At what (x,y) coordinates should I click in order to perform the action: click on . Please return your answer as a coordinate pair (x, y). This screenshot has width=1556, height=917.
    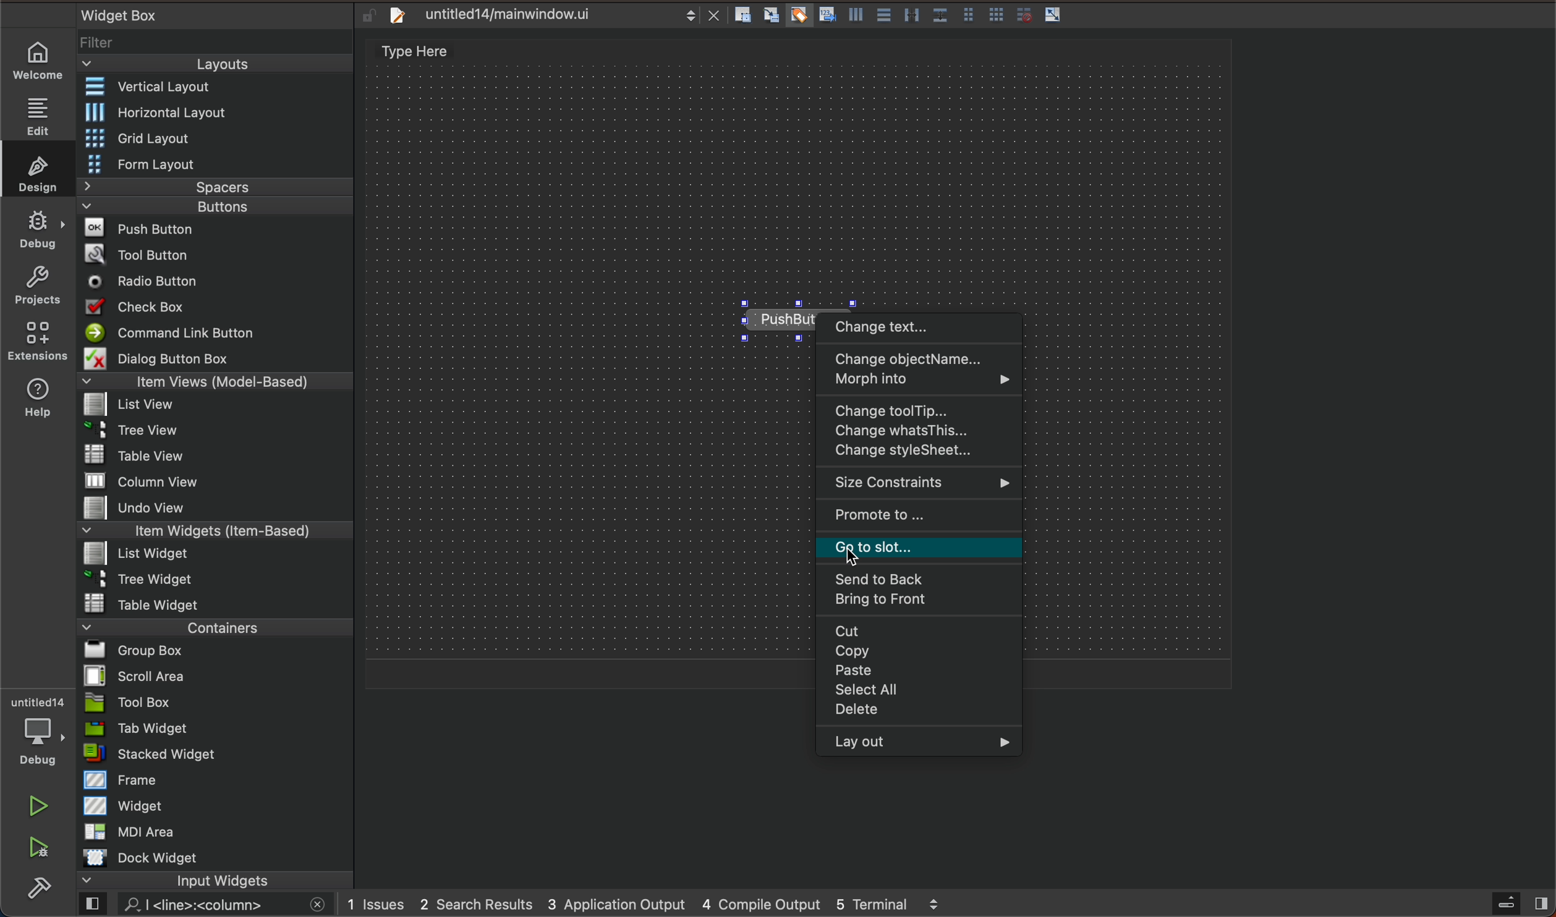
    Looking at the image, I should click on (912, 14).